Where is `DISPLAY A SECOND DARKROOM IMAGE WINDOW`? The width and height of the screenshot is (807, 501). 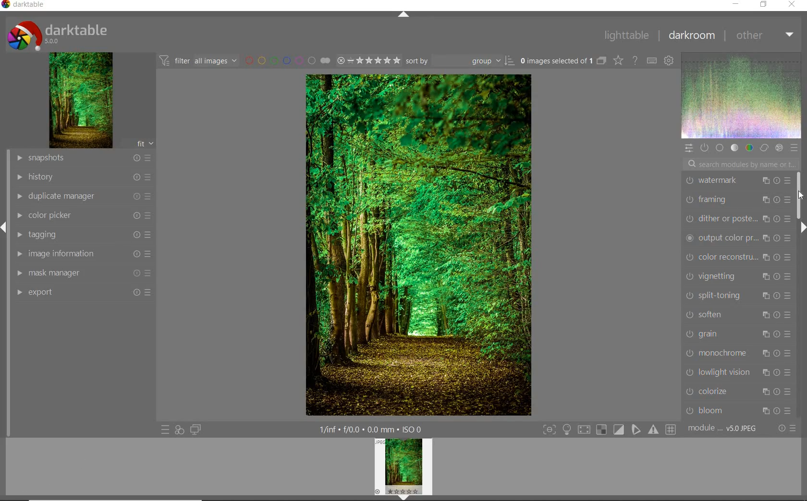
DISPLAY A SECOND DARKROOM IMAGE WINDOW is located at coordinates (196, 431).